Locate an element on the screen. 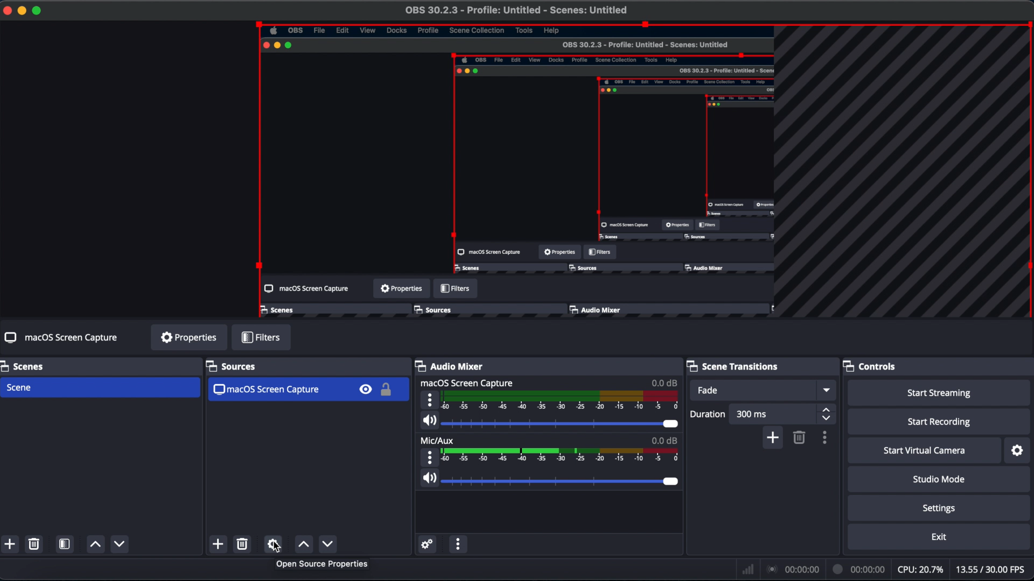 The width and height of the screenshot is (1034, 581). audio slider is located at coordinates (550, 424).